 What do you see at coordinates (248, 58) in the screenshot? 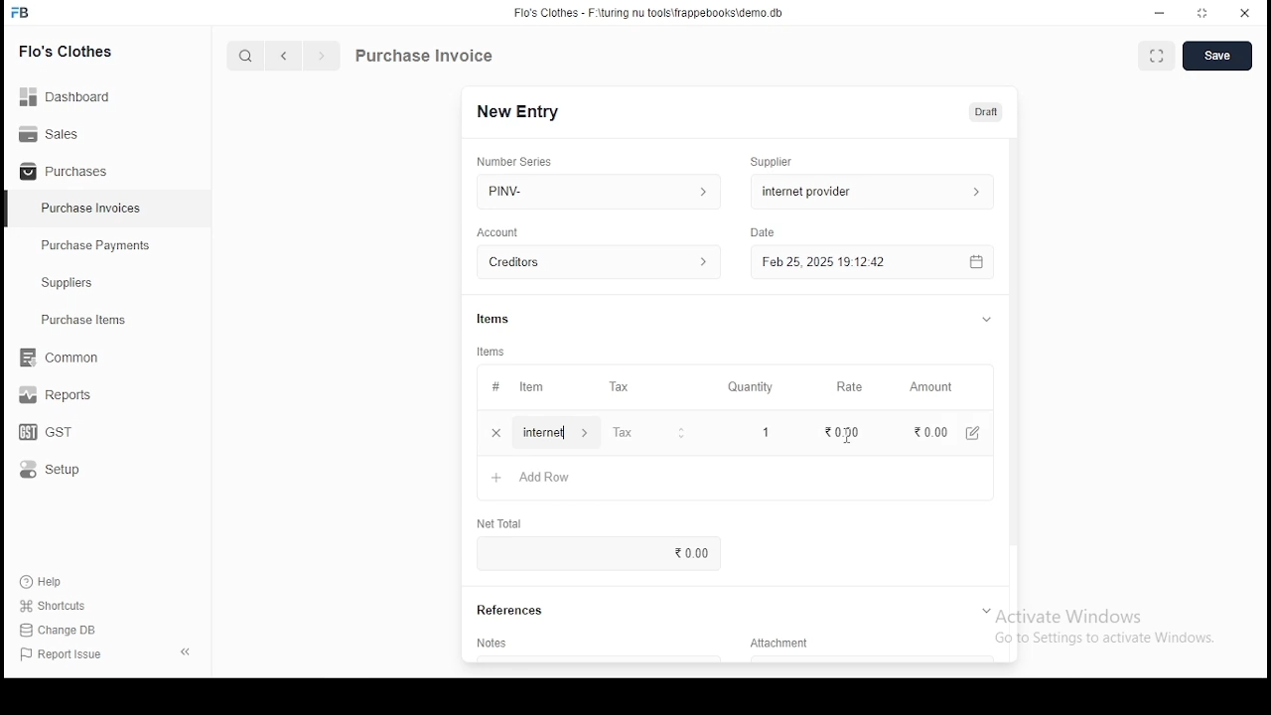
I see `search` at bounding box center [248, 58].